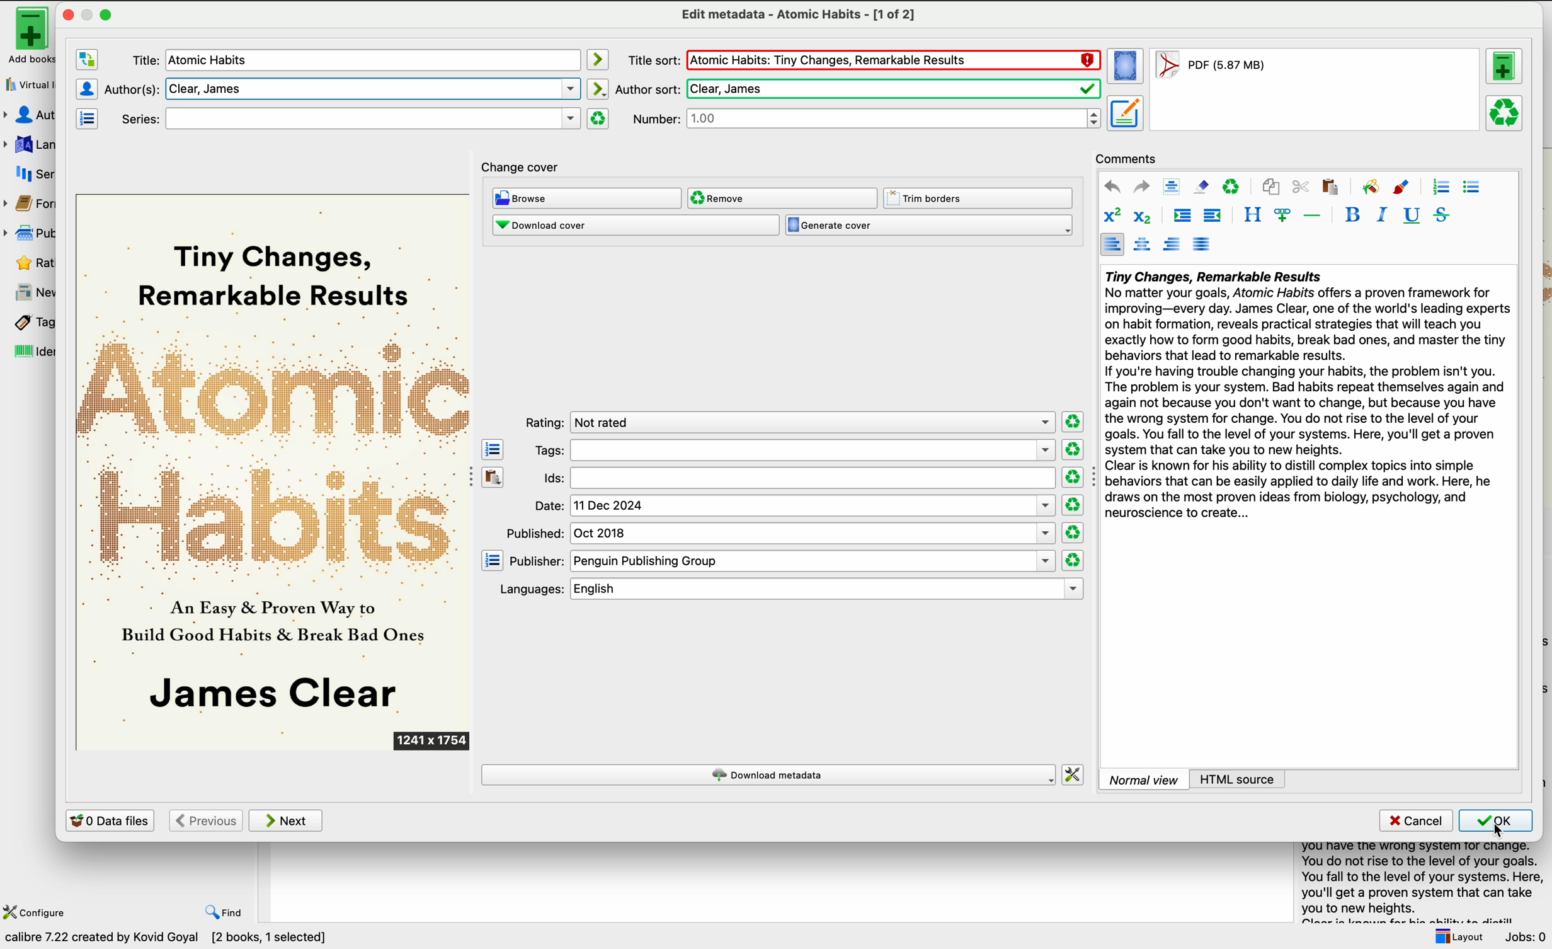 The height and width of the screenshot is (949, 1552). I want to click on cover book, so click(275, 473).